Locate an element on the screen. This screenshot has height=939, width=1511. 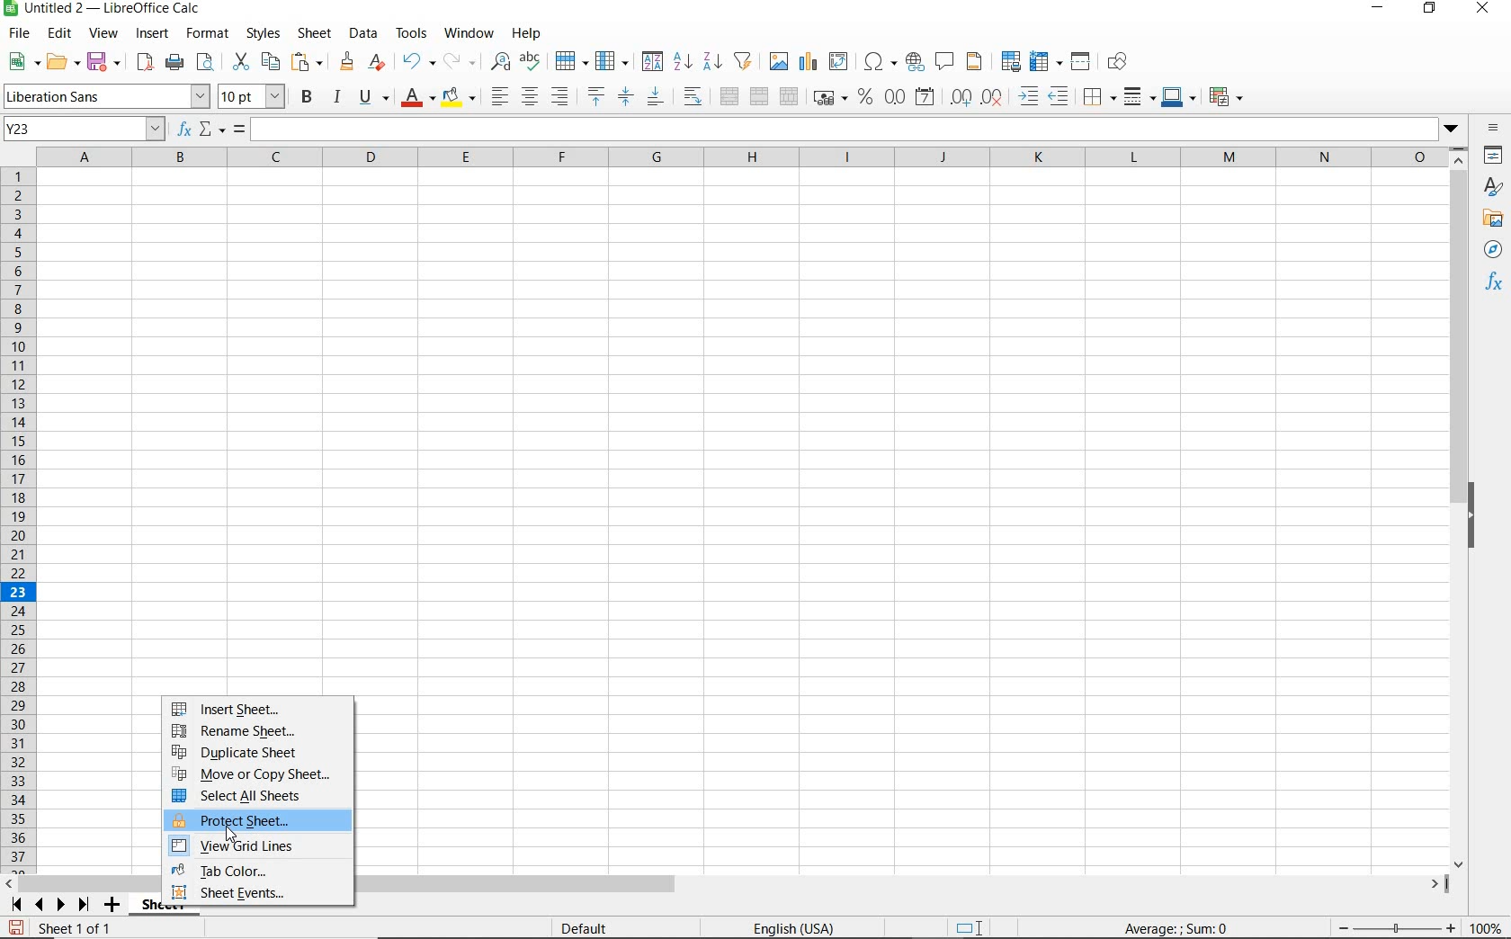
BACKGROUND COLOR is located at coordinates (459, 96).